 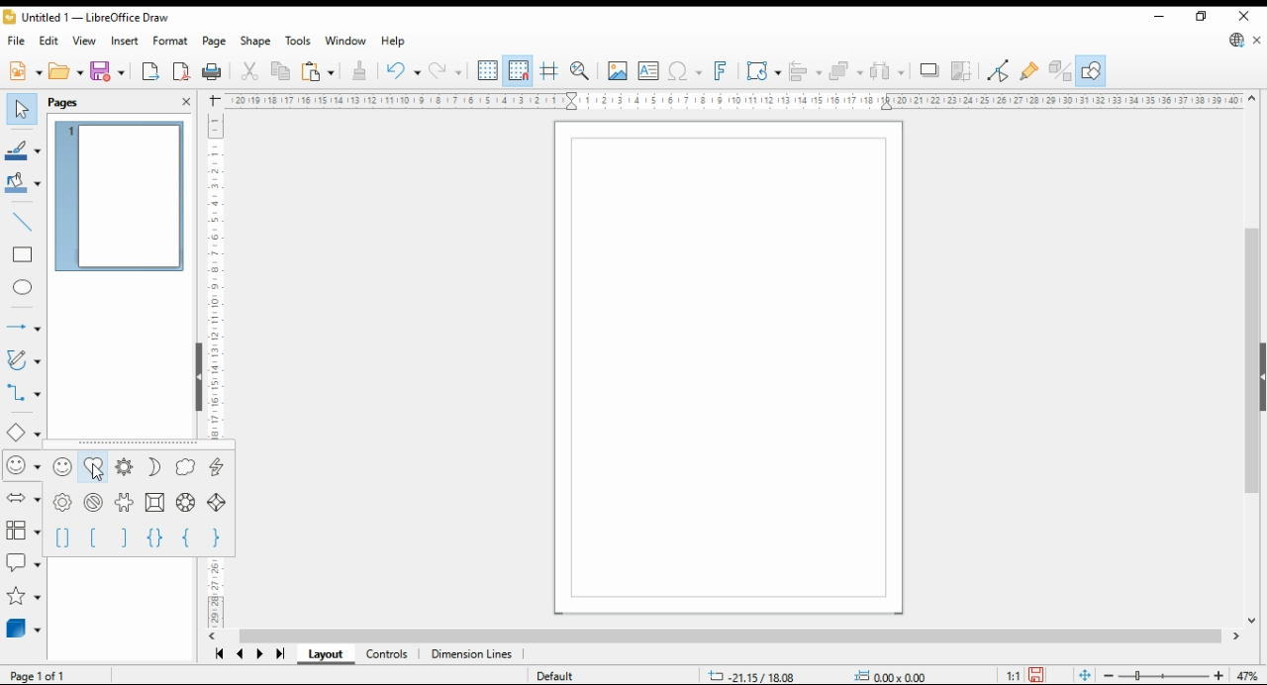 I want to click on export as pdf, so click(x=182, y=71).